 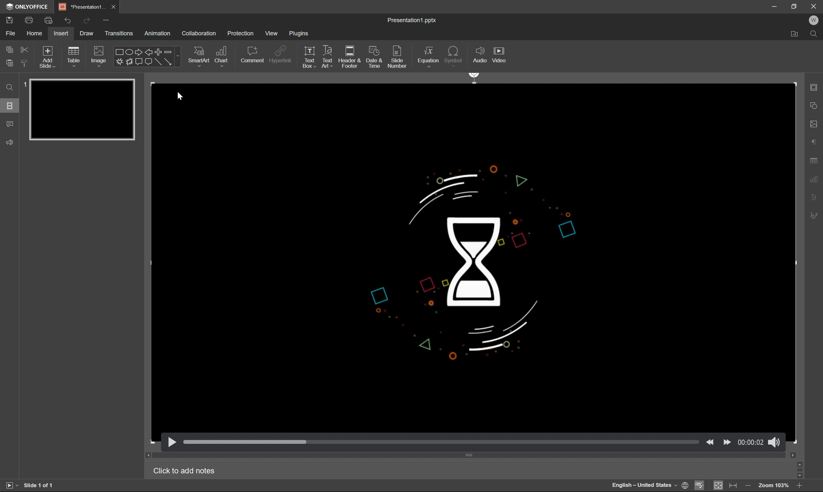 What do you see at coordinates (83, 6) in the screenshot?
I see `*Percentage` at bounding box center [83, 6].